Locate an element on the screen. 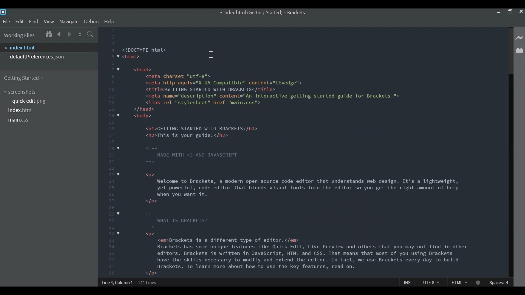 Image resolution: width=525 pixels, height=295 pixels. defaultPreferences.json is located at coordinates (49, 57).